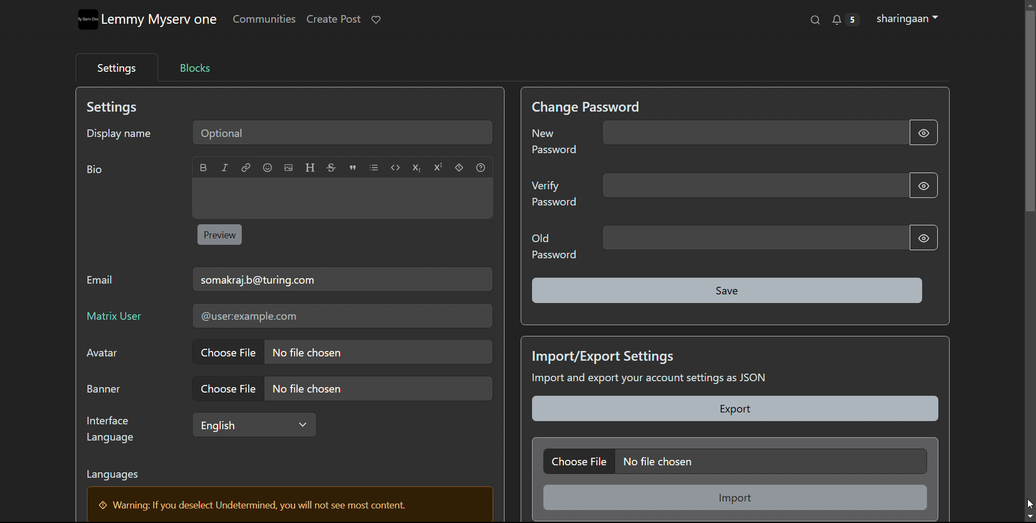 This screenshot has height=523, width=1036. I want to click on Settings, so click(118, 108).